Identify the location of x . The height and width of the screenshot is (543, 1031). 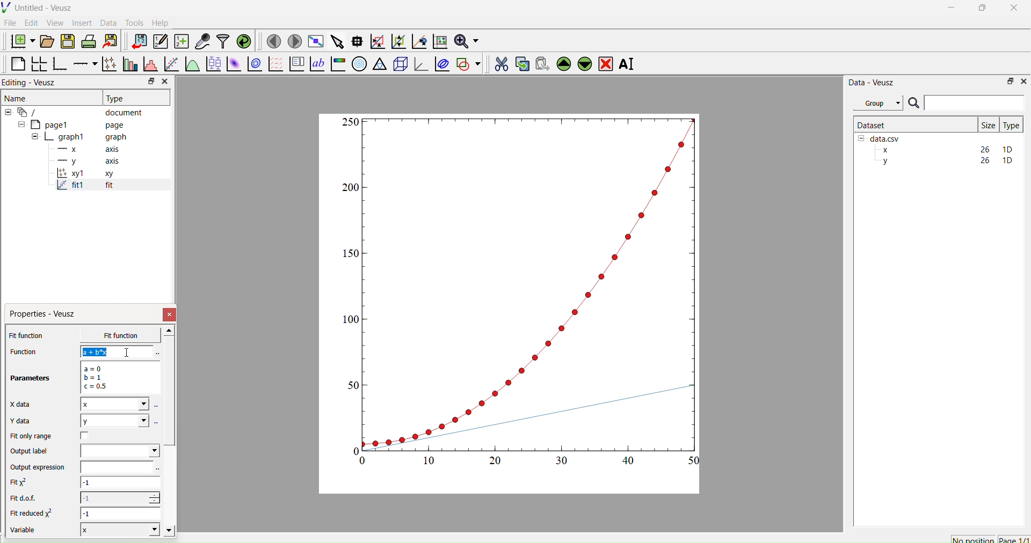
(114, 404).